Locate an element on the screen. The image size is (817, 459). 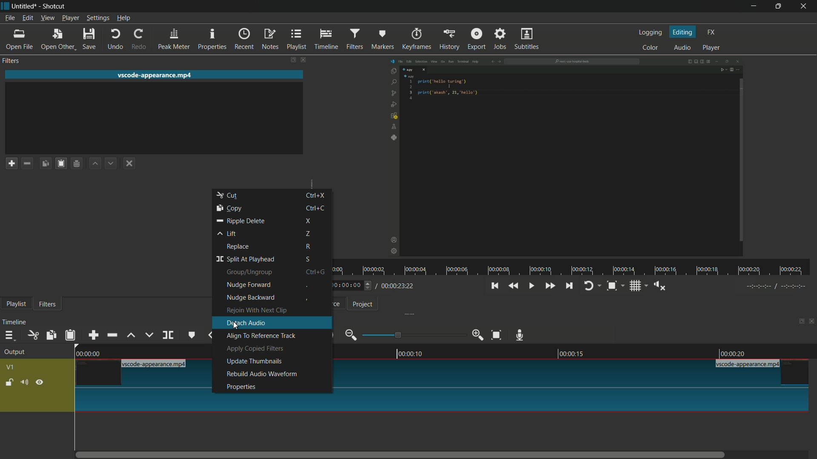
skip to the previous is located at coordinates (495, 286).